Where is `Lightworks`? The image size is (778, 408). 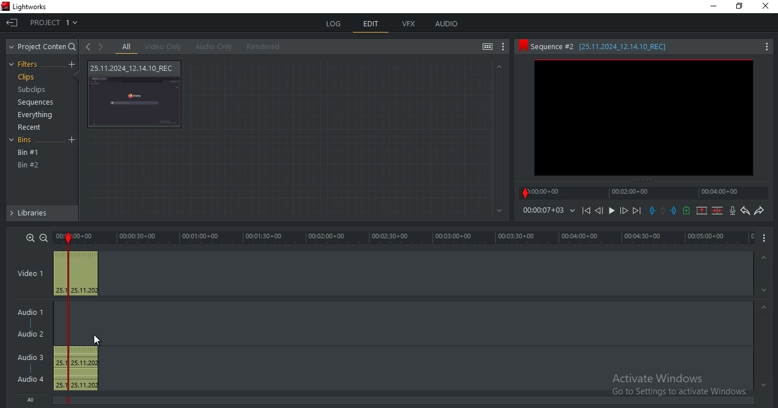
Lightworks is located at coordinates (37, 6).